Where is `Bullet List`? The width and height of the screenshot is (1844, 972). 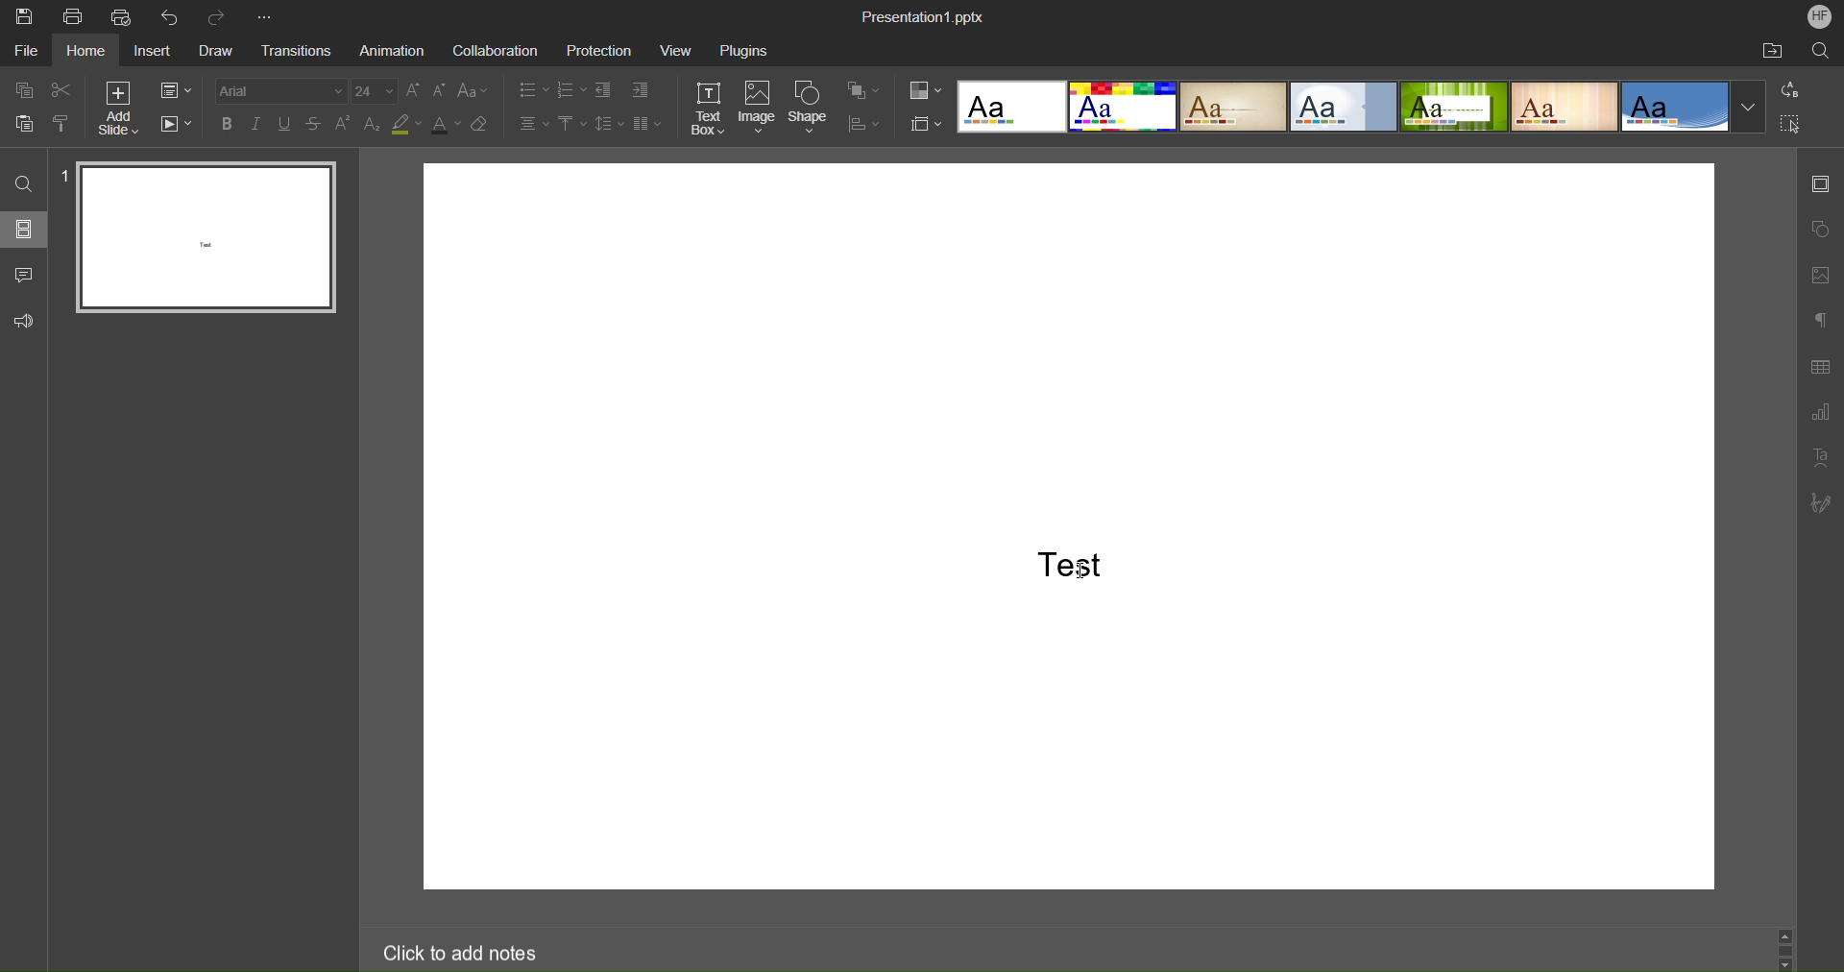 Bullet List is located at coordinates (531, 90).